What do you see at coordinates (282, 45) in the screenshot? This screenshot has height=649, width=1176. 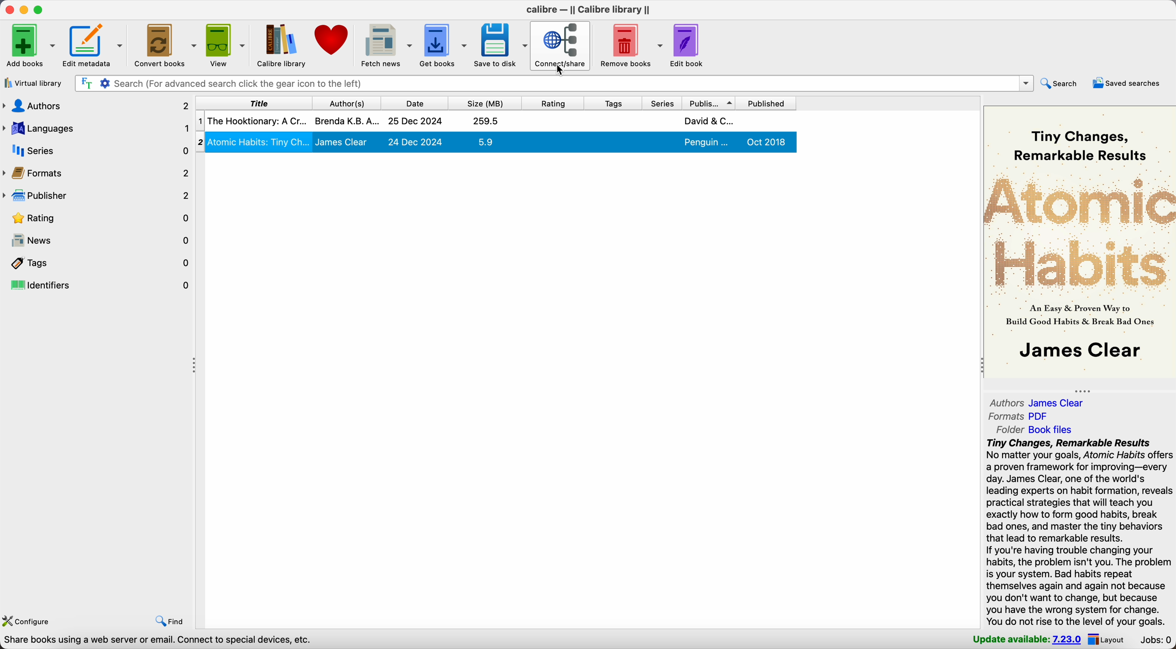 I see `Calibre library` at bounding box center [282, 45].